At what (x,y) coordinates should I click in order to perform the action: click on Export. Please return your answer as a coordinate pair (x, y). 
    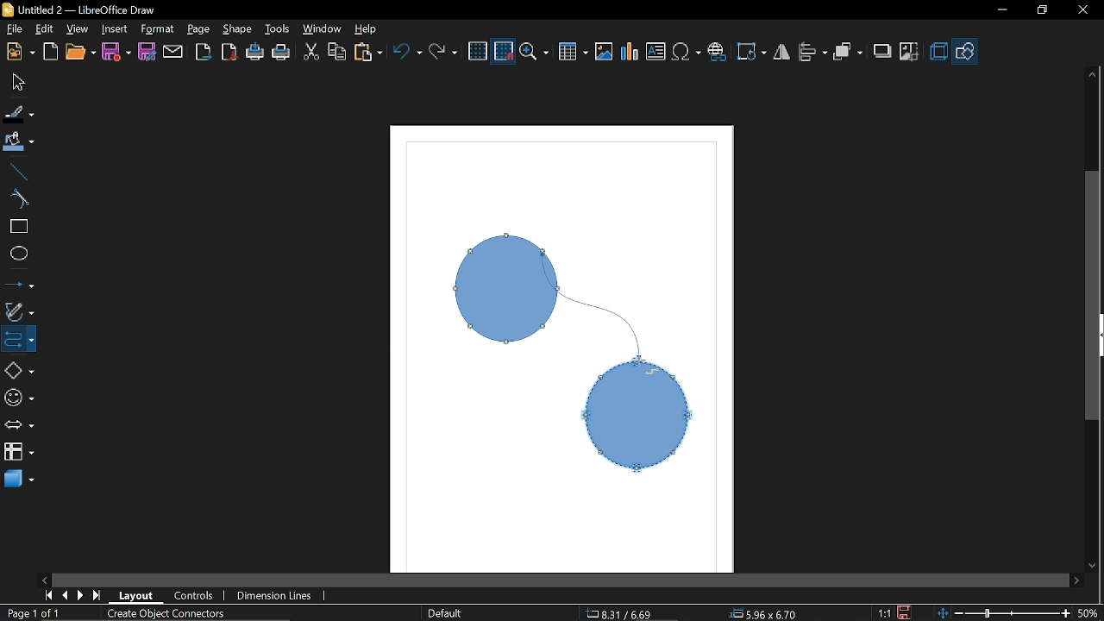
    Looking at the image, I should click on (204, 52).